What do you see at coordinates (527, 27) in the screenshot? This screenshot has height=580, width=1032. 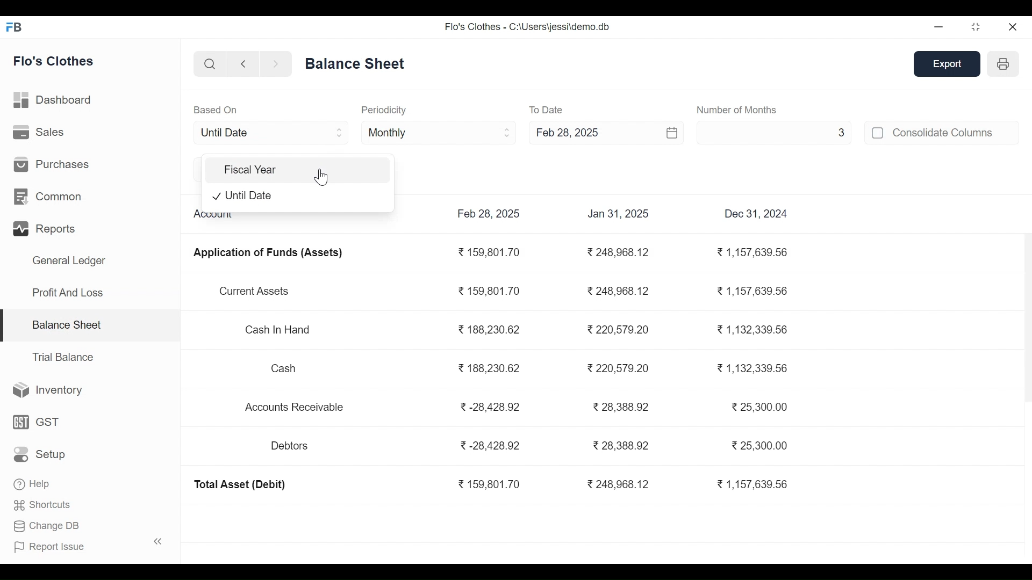 I see `Flo's Clothes - C:\Users\jessi\demo.db` at bounding box center [527, 27].